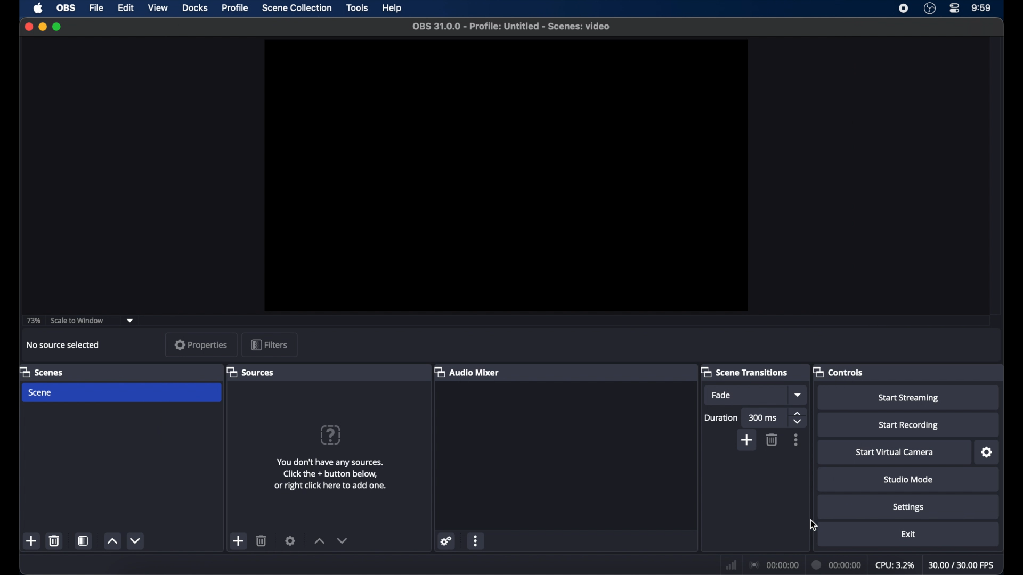 This screenshot has width=1023, height=575. I want to click on dropdown, so click(799, 395).